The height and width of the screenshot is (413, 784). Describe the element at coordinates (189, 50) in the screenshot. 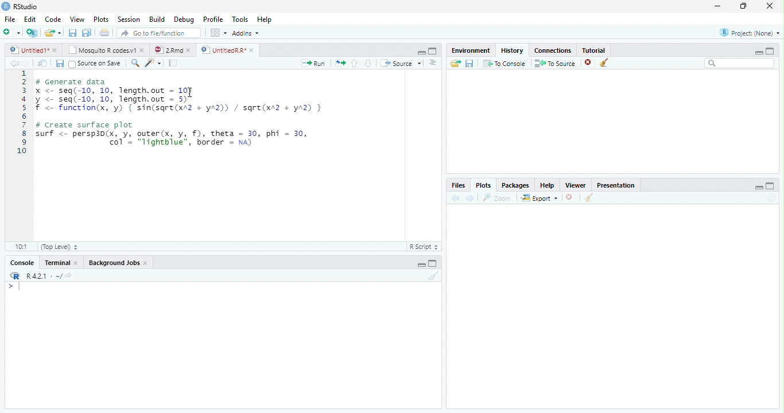

I see `close` at that location.